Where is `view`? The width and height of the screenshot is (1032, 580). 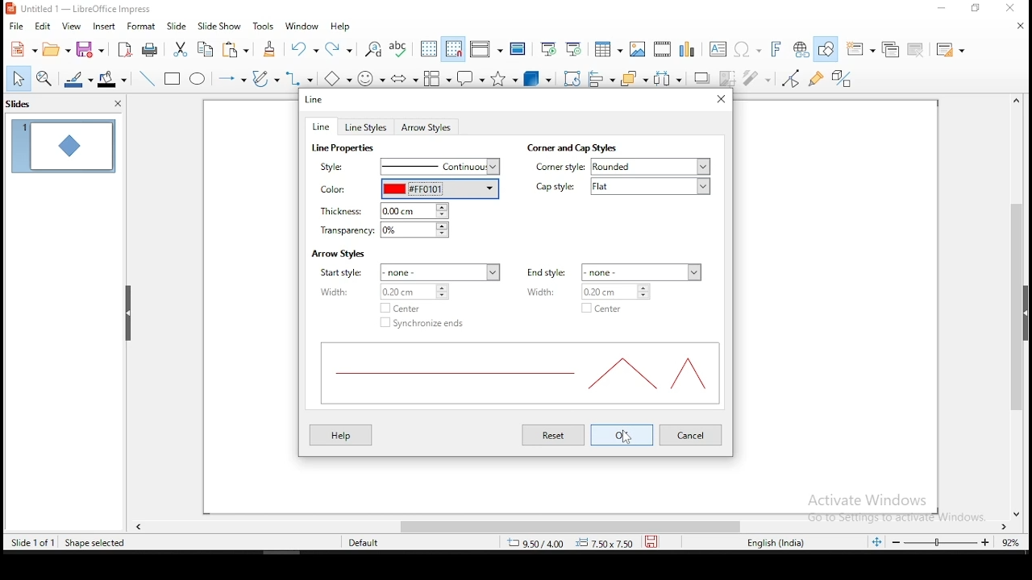
view is located at coordinates (70, 26).